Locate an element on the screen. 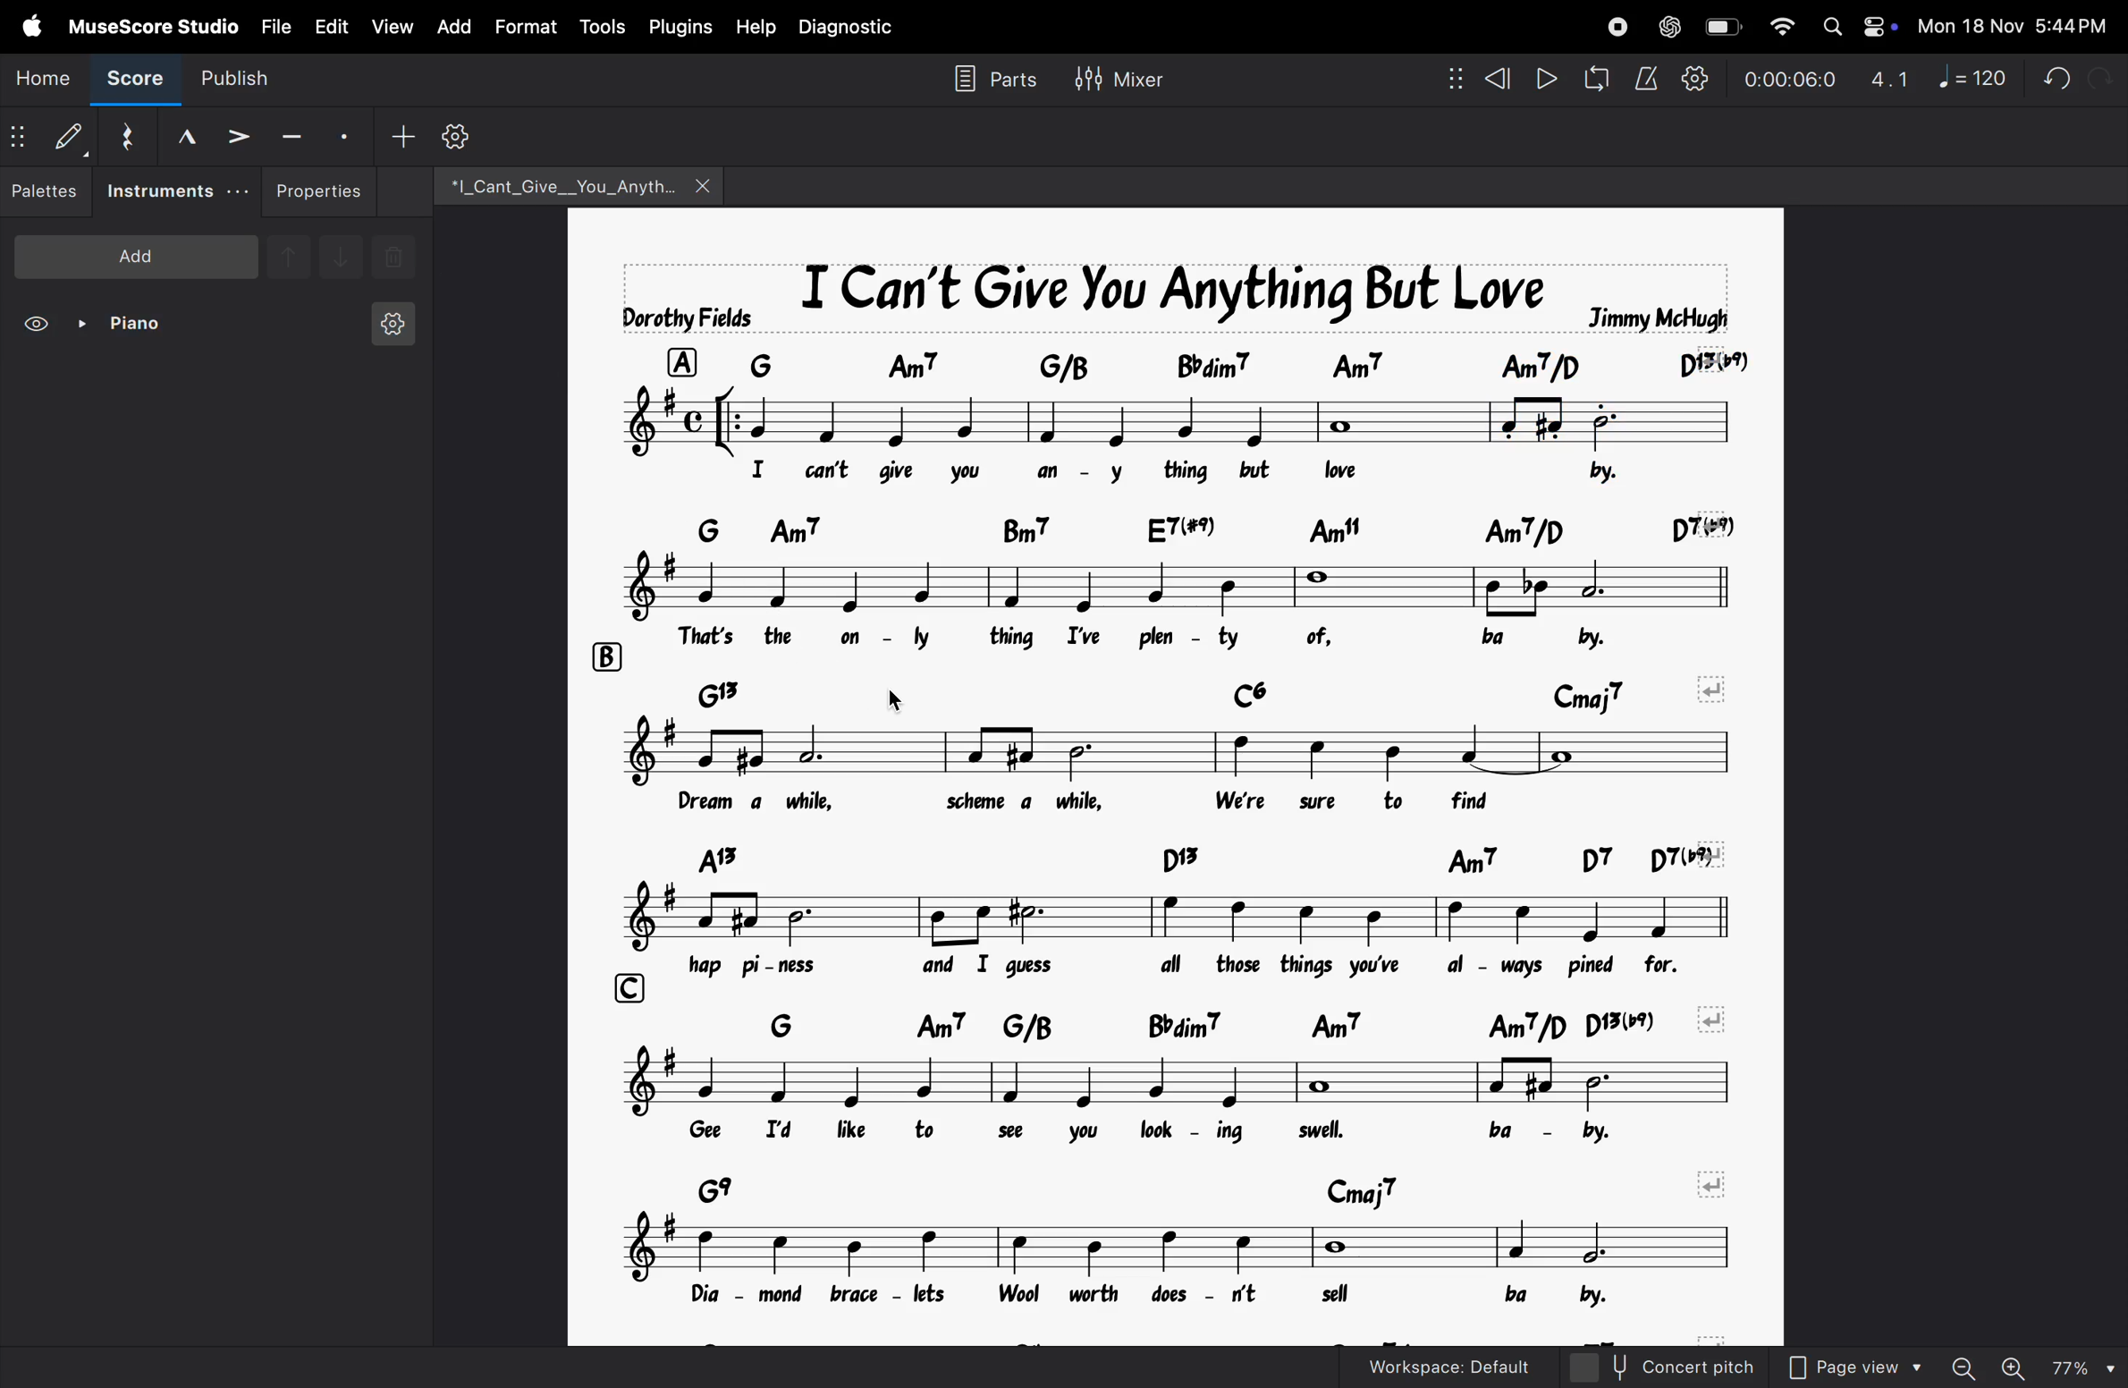 This screenshot has height=1388, width=2128. palettes is located at coordinates (50, 192).